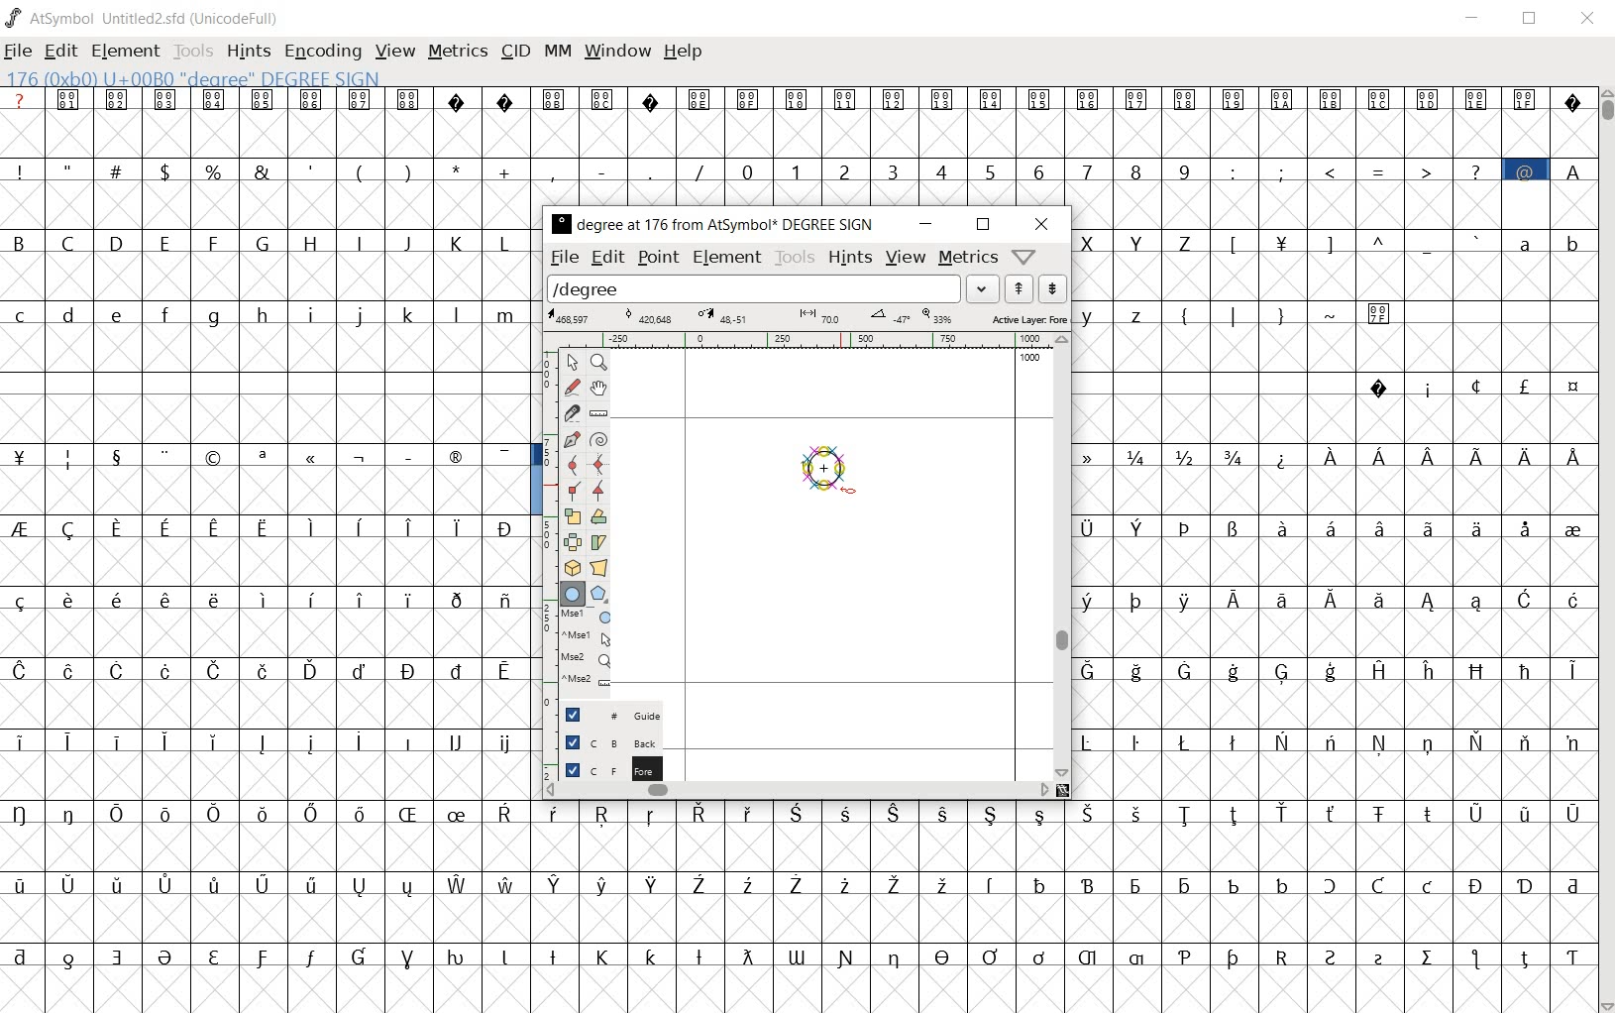 This screenshot has height=1013, width=1615. Describe the element at coordinates (572, 362) in the screenshot. I see `pointer` at that location.